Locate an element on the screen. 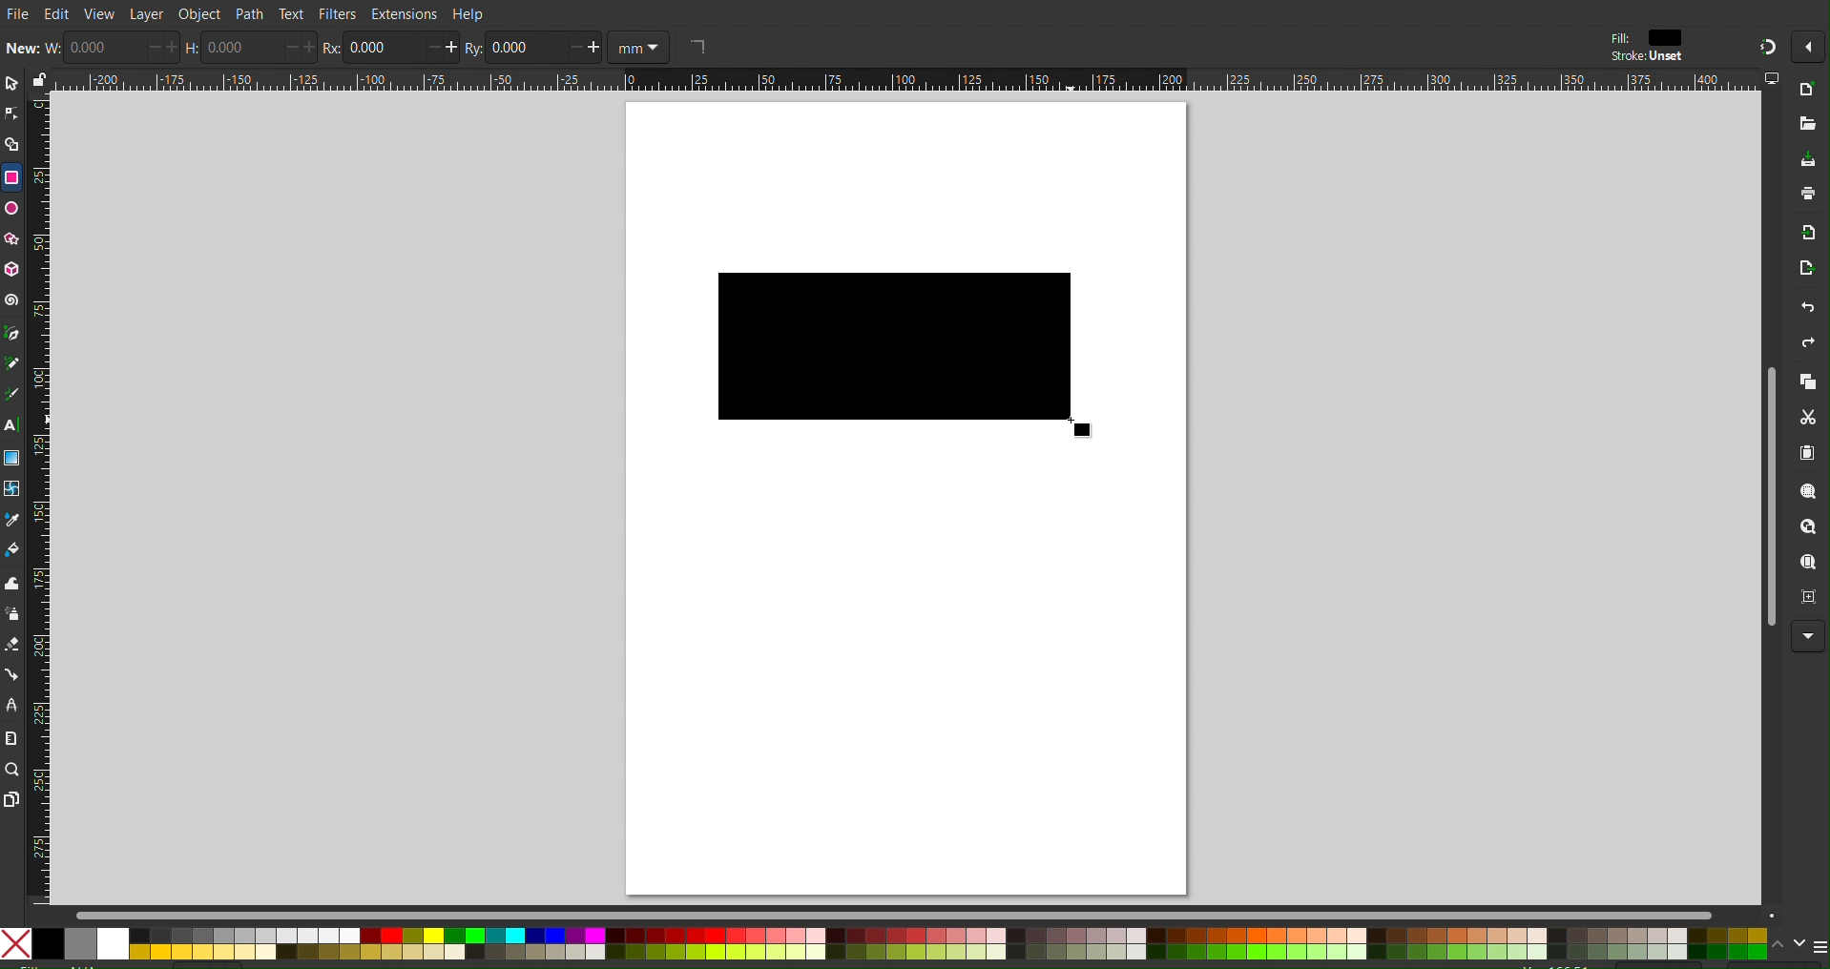  Edit is located at coordinates (56, 14).